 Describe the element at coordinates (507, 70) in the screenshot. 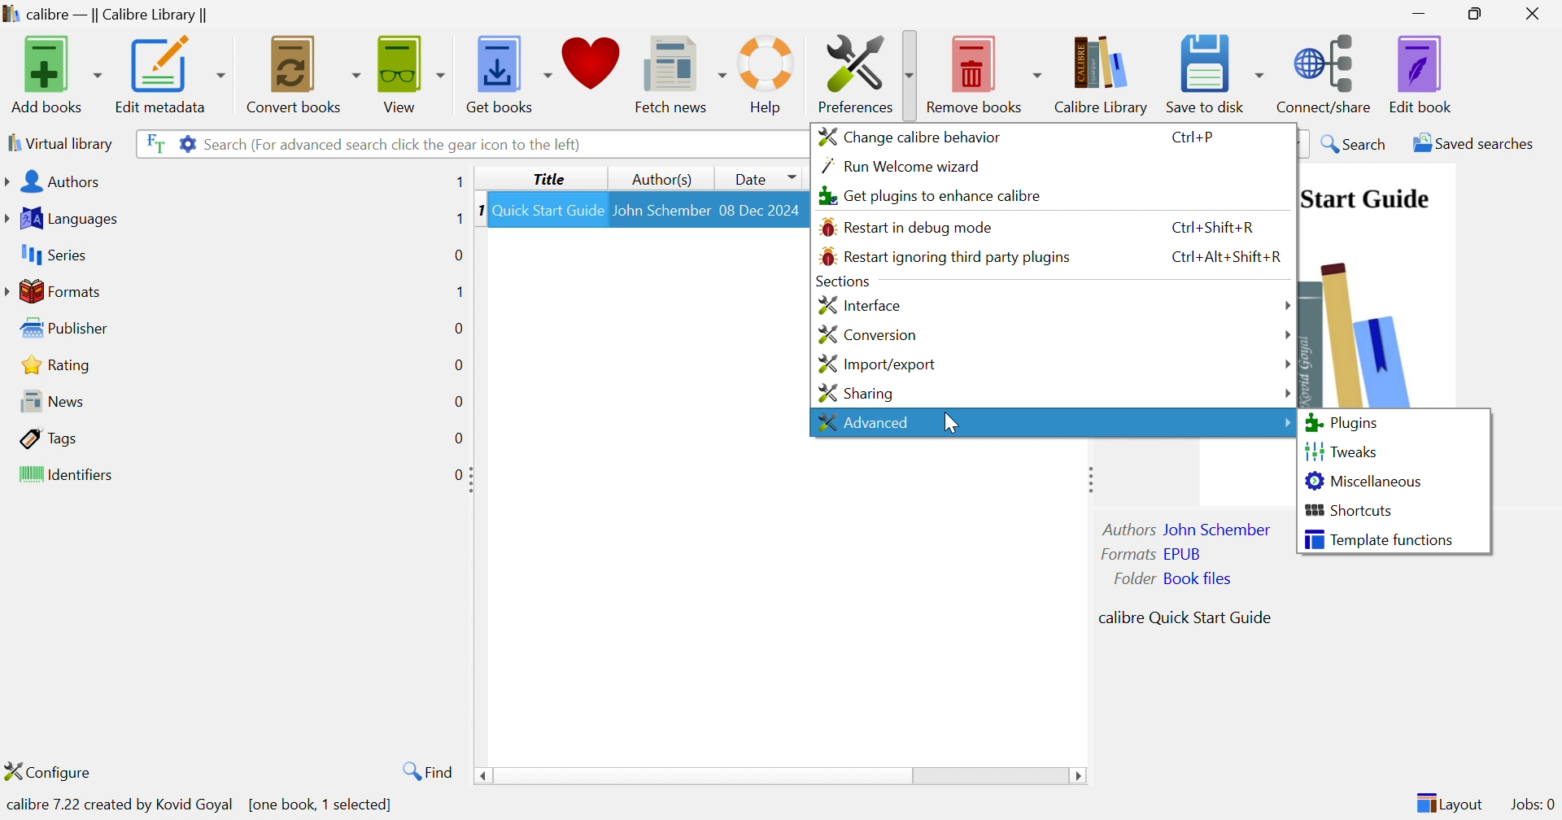

I see `Get books` at that location.